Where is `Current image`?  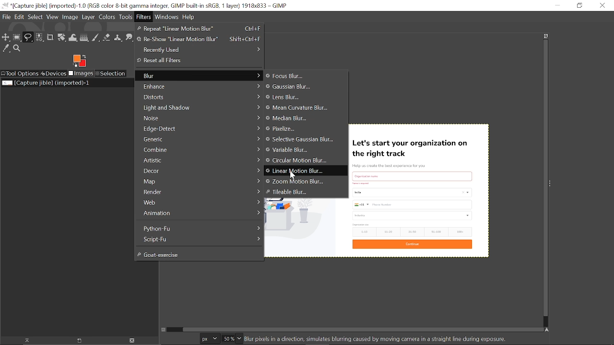 Current image is located at coordinates (419, 190).